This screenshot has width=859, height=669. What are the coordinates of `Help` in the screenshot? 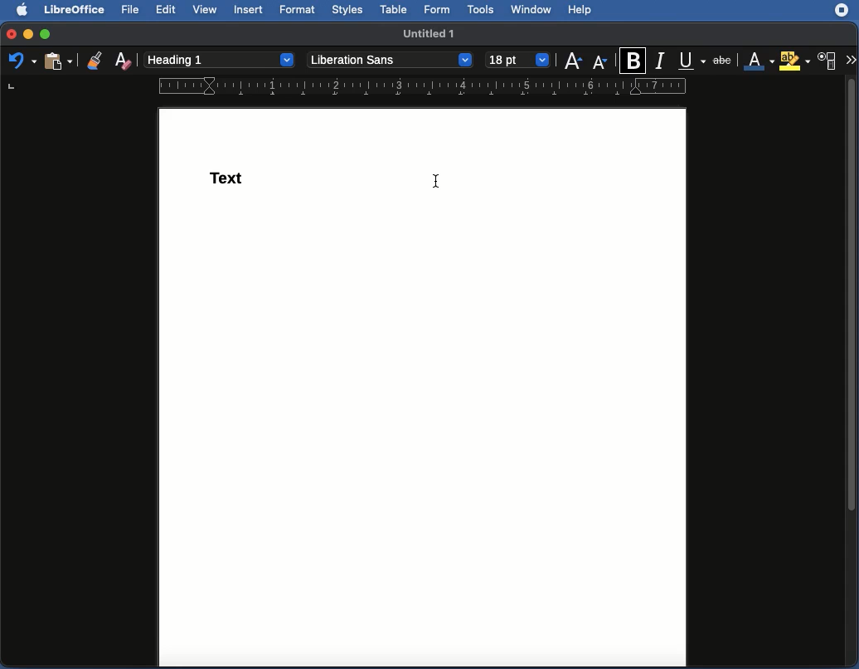 It's located at (581, 9).